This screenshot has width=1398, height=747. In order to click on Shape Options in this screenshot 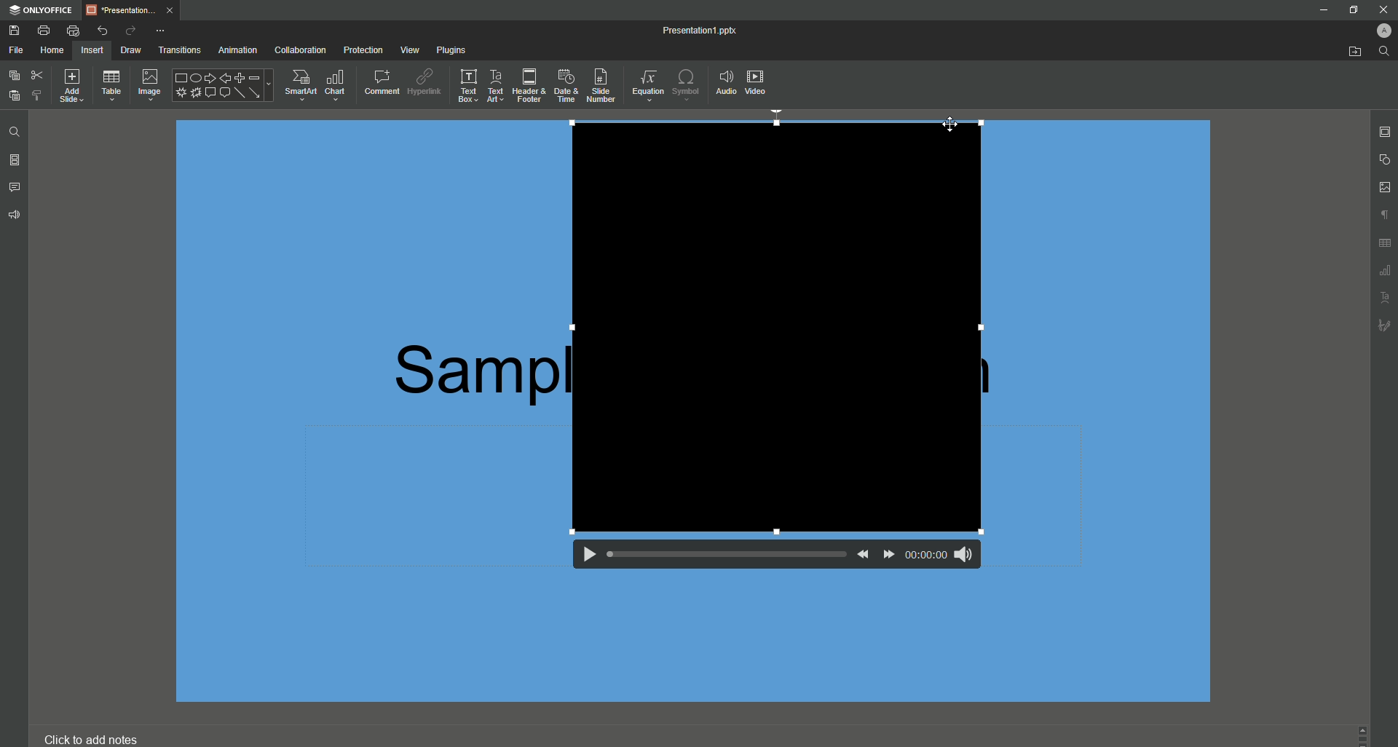, I will do `click(222, 86)`.